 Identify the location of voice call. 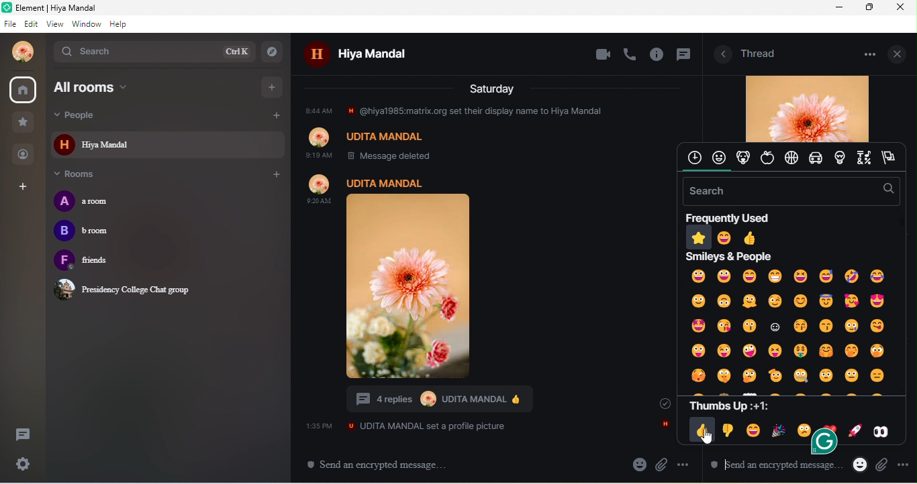
(631, 54).